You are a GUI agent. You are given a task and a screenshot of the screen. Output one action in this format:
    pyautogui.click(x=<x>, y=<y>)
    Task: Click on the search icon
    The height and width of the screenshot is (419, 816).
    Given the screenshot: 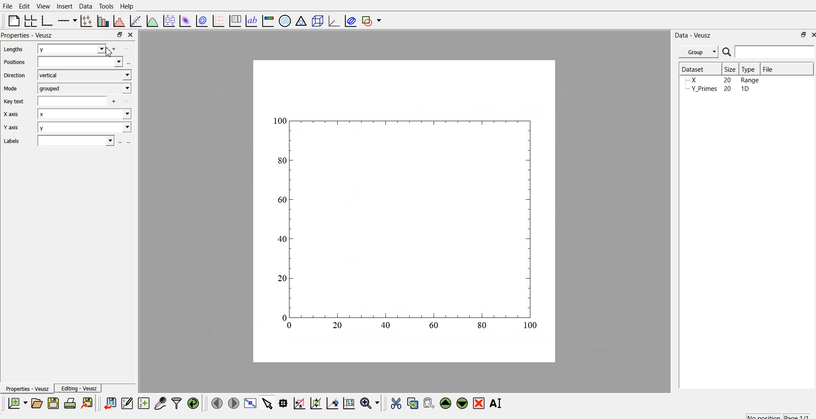 What is the action you would take?
    pyautogui.click(x=728, y=53)
    